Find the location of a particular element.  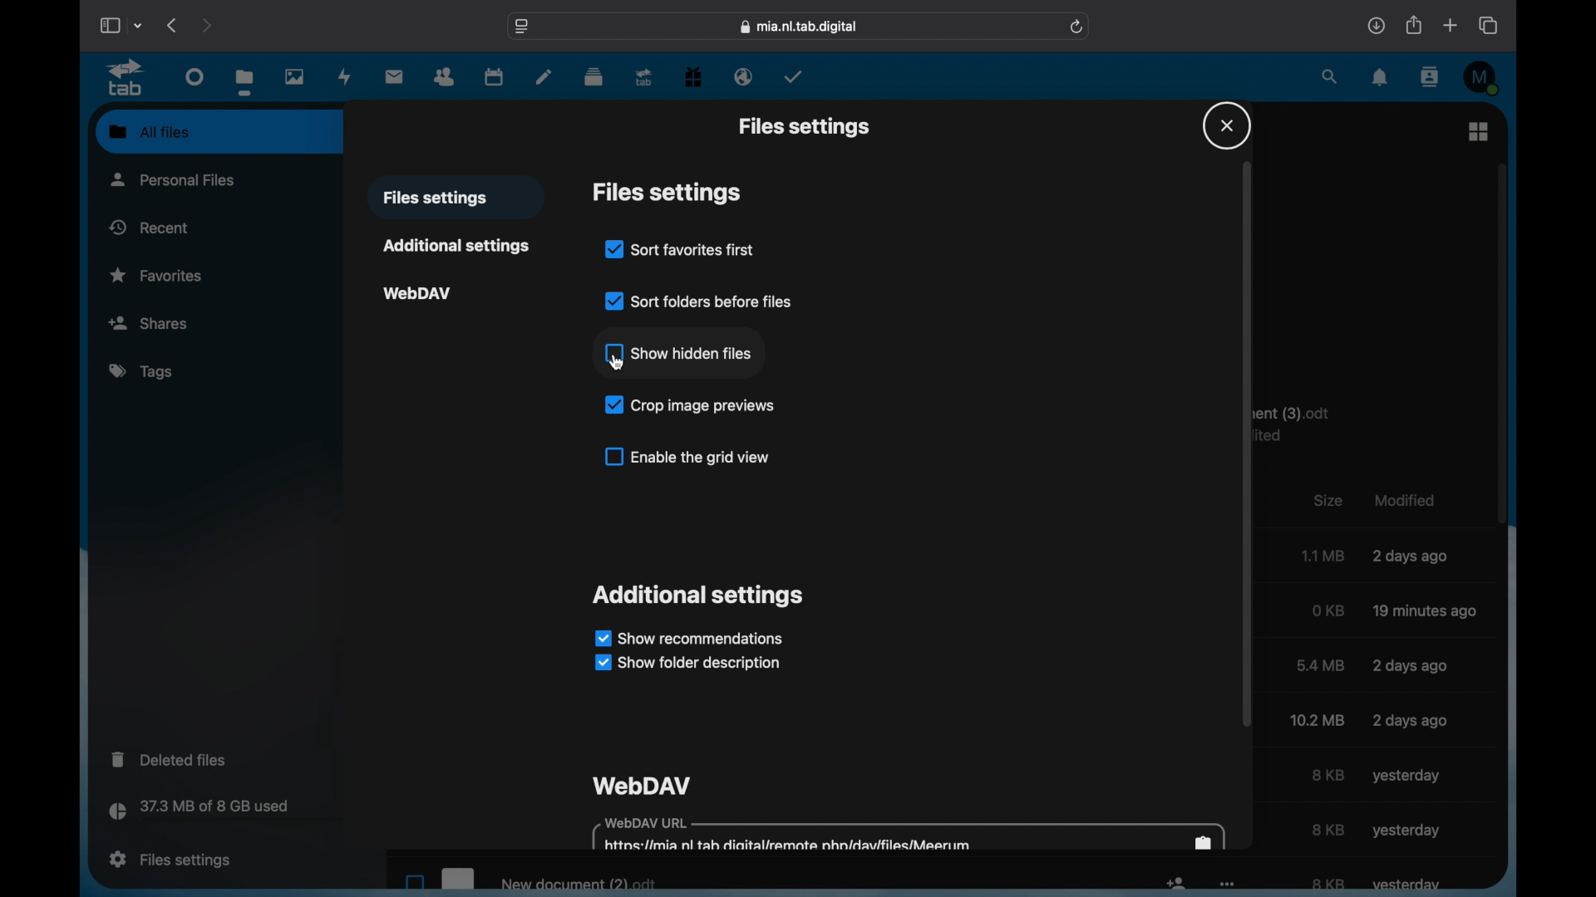

recent is located at coordinates (149, 227).